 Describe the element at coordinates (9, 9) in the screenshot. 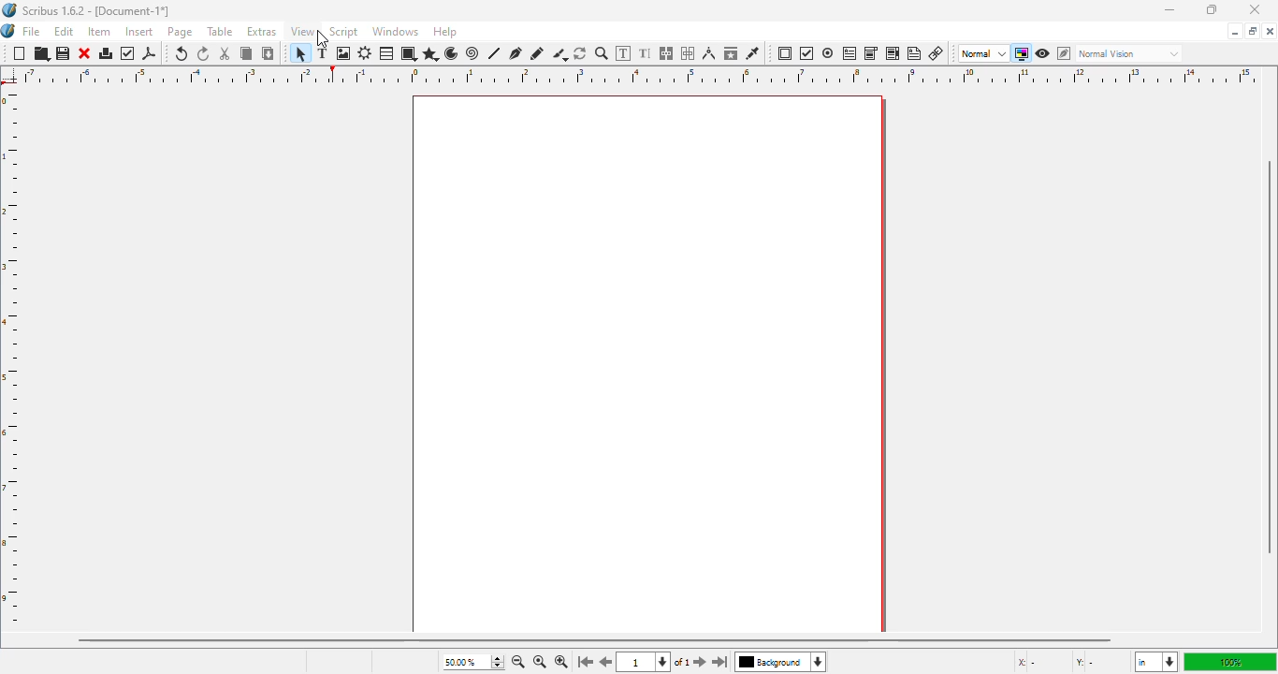

I see `logo` at that location.